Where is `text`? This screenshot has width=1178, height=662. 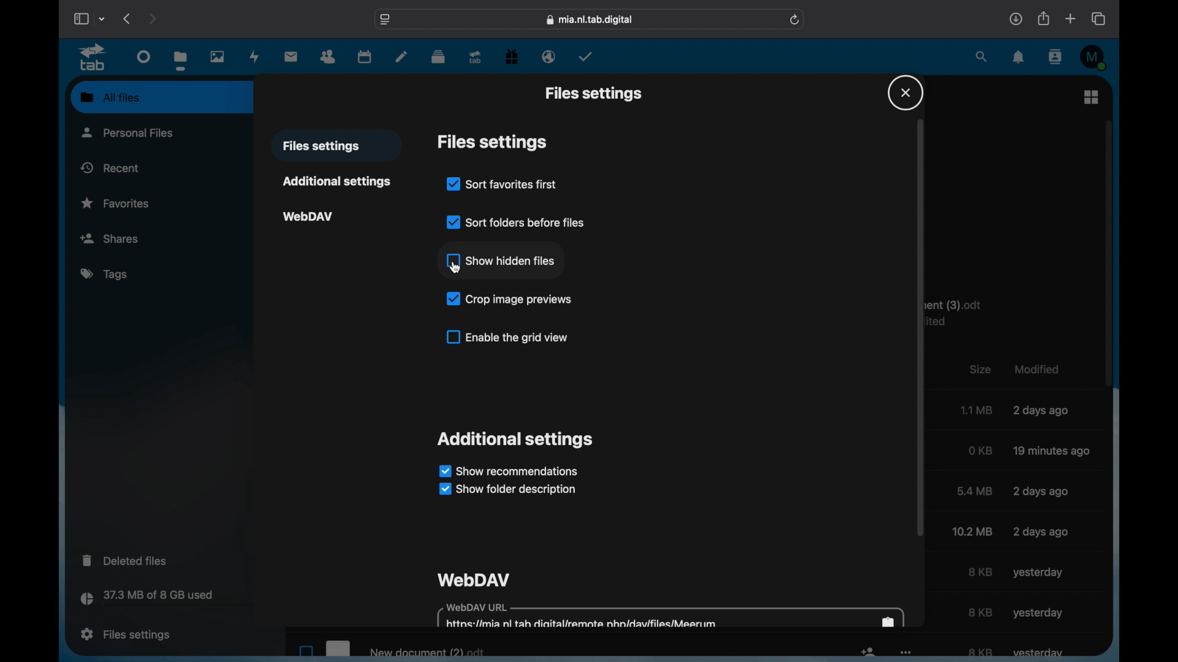
text is located at coordinates (960, 310).